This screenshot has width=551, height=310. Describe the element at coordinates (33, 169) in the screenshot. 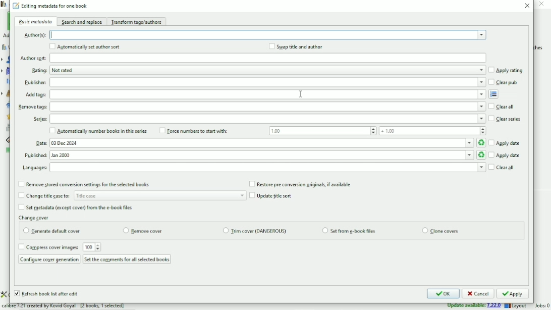

I see `Languages` at that location.